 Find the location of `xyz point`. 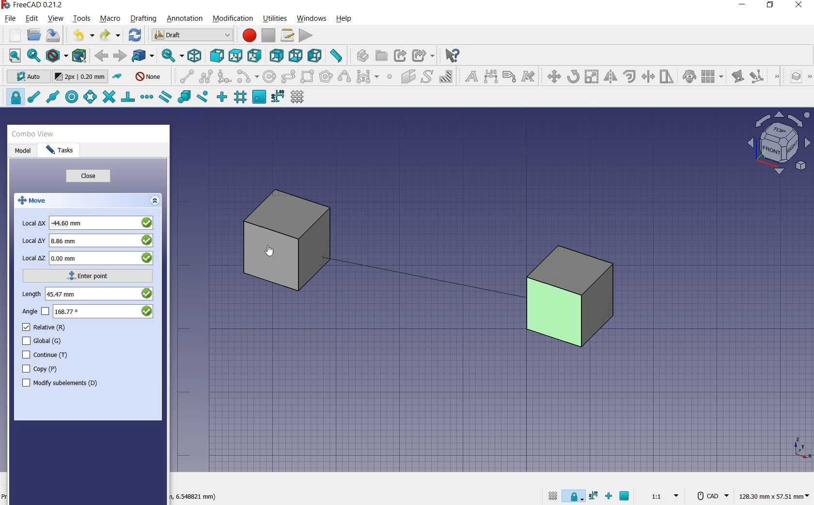

xyz point is located at coordinates (802, 448).